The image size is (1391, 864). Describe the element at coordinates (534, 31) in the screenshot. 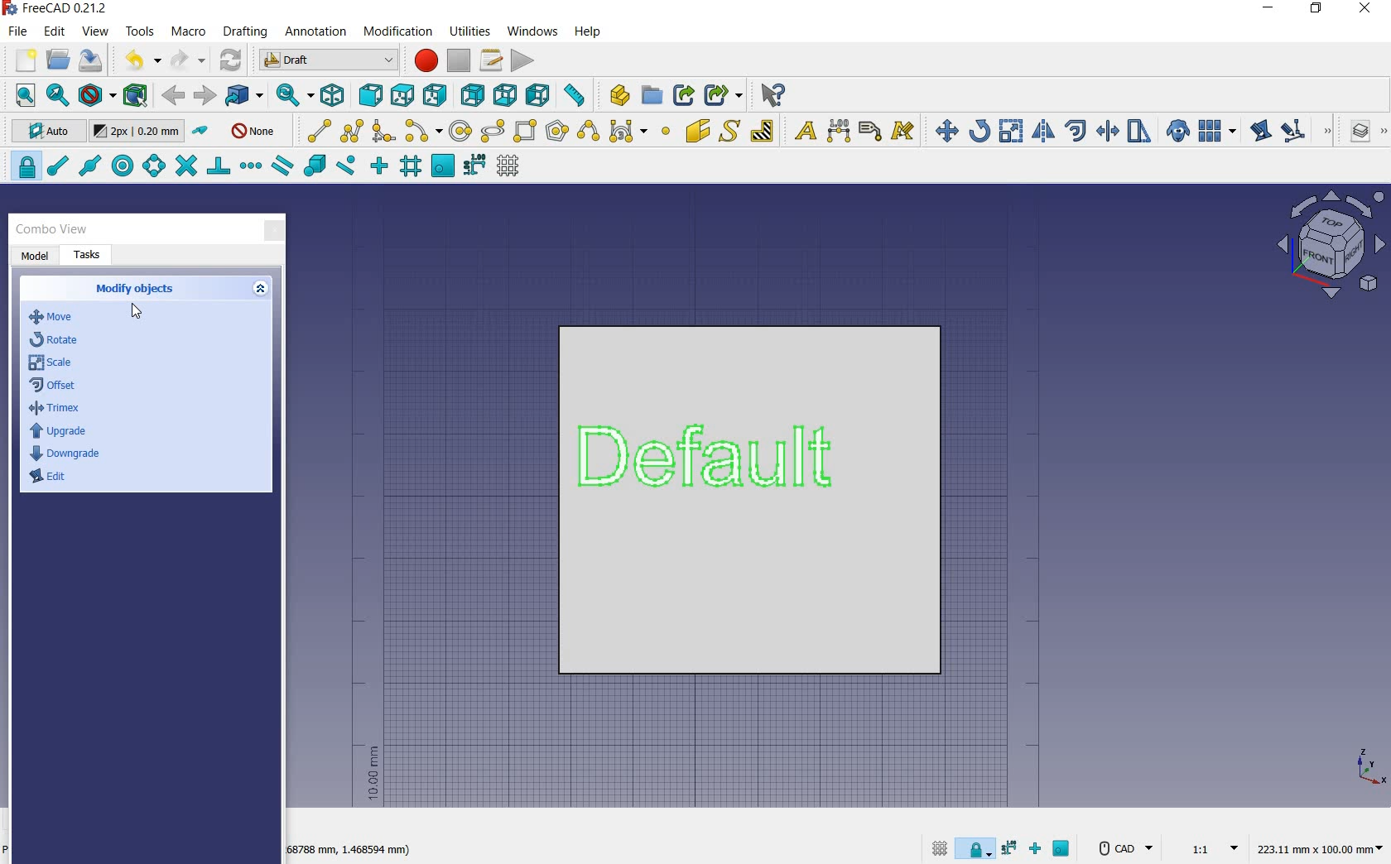

I see `windows` at that location.